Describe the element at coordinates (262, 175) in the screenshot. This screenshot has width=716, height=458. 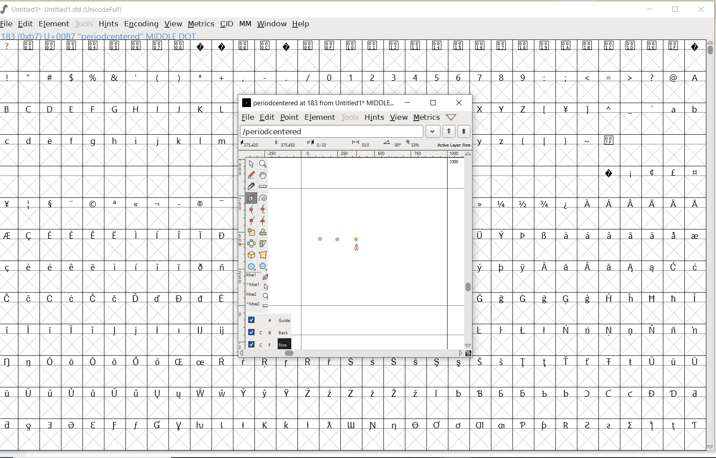
I see `scroll by hand` at that location.